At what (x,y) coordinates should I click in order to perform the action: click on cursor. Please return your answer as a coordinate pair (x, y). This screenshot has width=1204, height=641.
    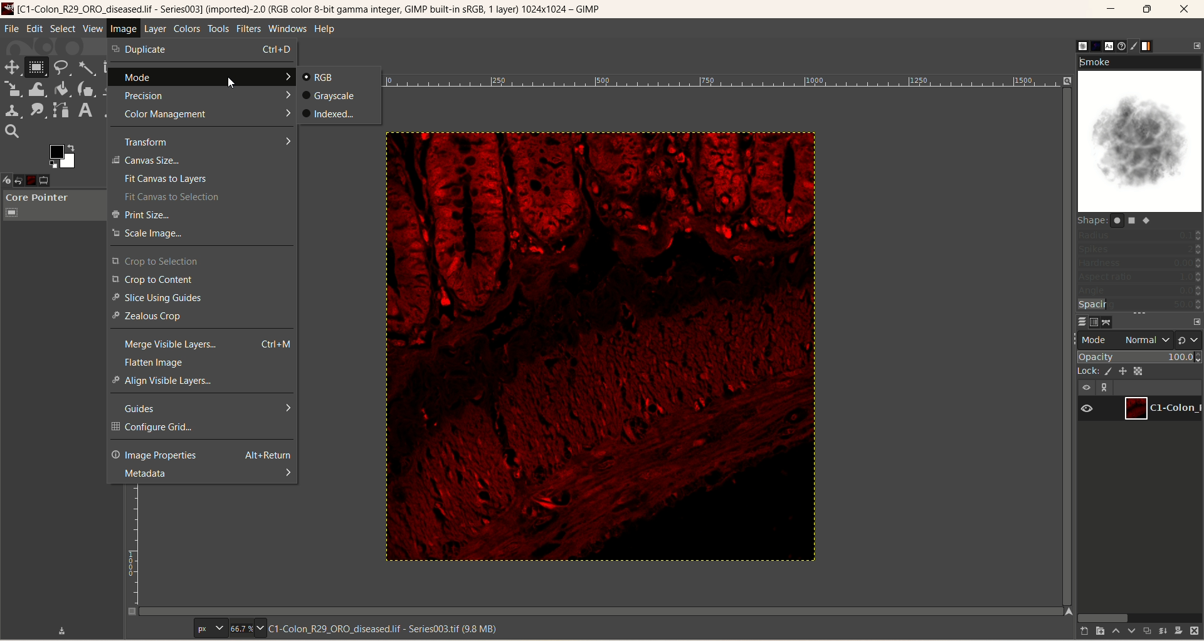
    Looking at the image, I should click on (227, 82).